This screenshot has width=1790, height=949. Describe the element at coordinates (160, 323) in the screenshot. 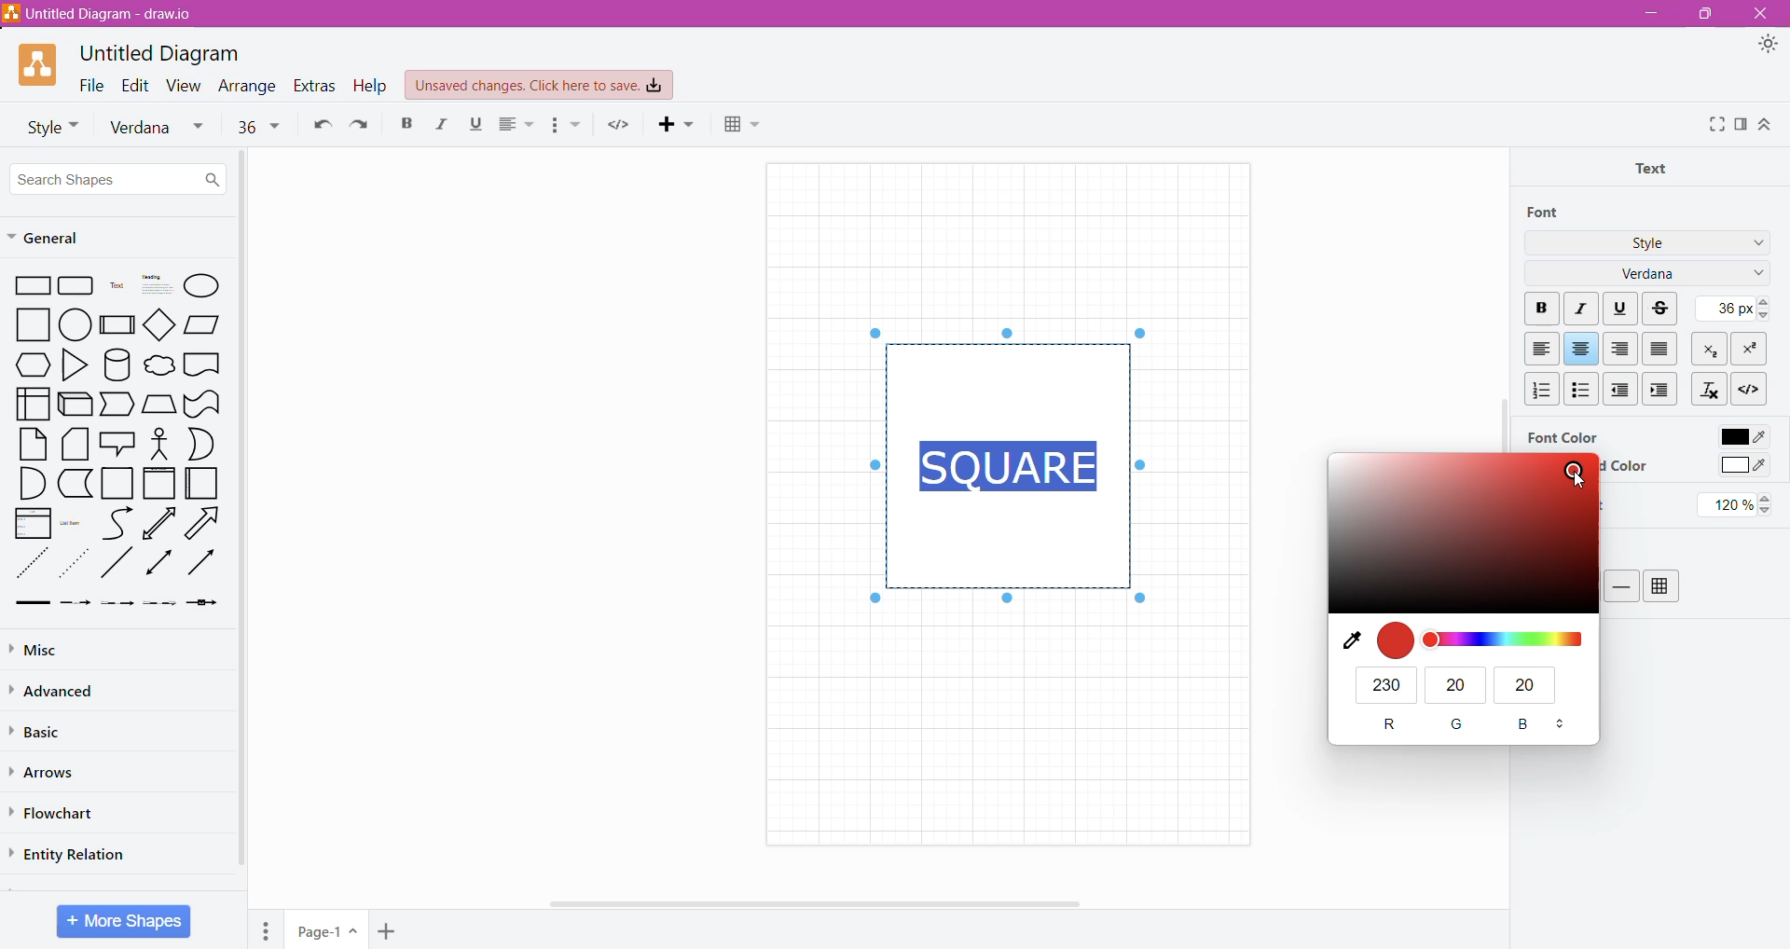

I see `Diamond` at that location.